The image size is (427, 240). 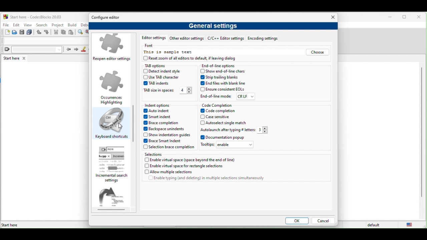 I want to click on crlf, so click(x=246, y=97).